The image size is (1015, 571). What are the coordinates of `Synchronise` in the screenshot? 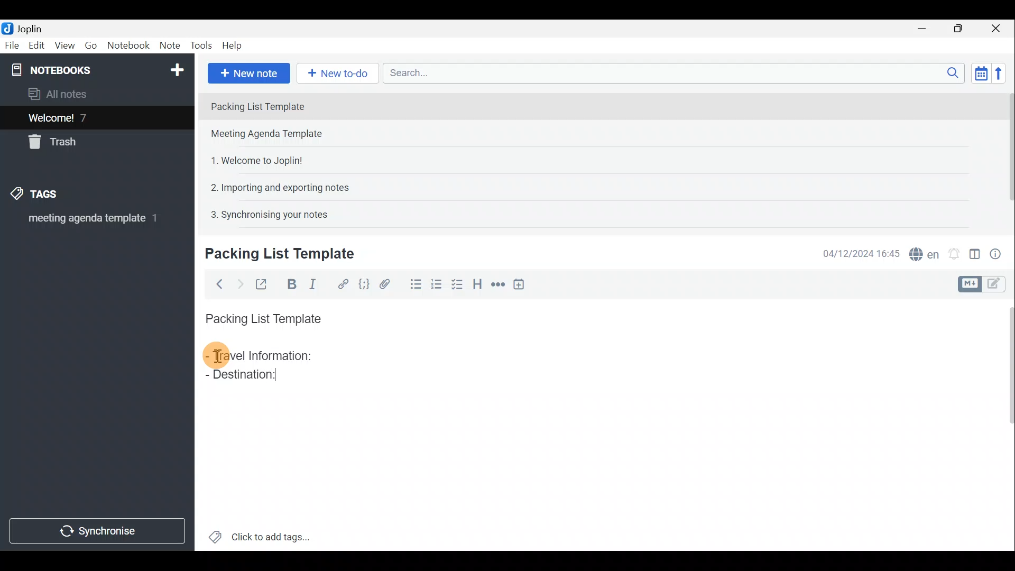 It's located at (99, 532).